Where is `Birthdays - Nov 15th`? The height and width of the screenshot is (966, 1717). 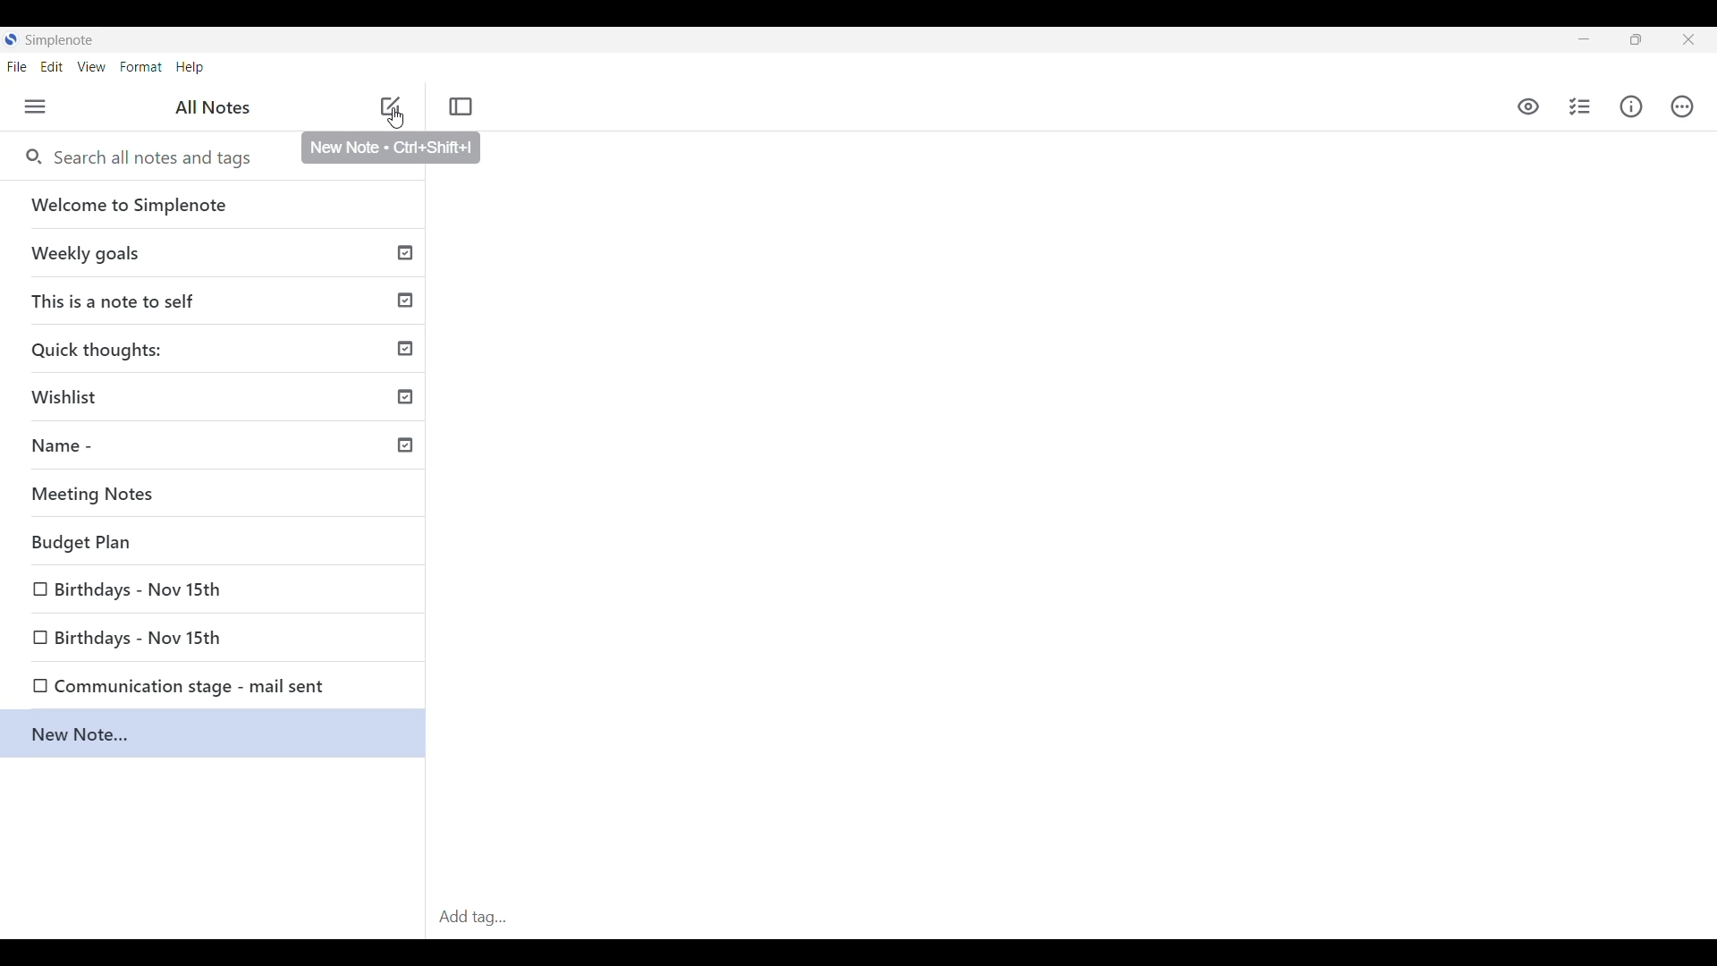
Birthdays - Nov 15th is located at coordinates (140, 634).